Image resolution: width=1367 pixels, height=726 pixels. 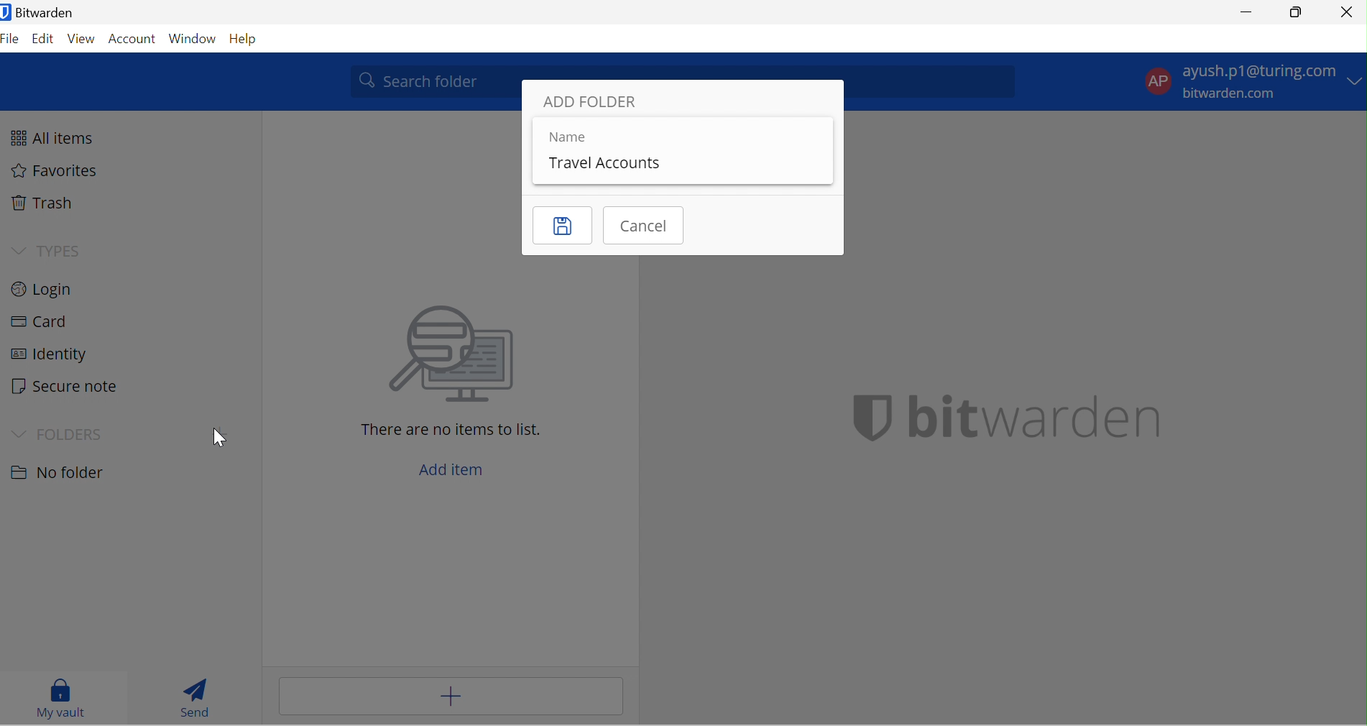 What do you see at coordinates (1356, 81) in the screenshot?
I see `Drop Down` at bounding box center [1356, 81].